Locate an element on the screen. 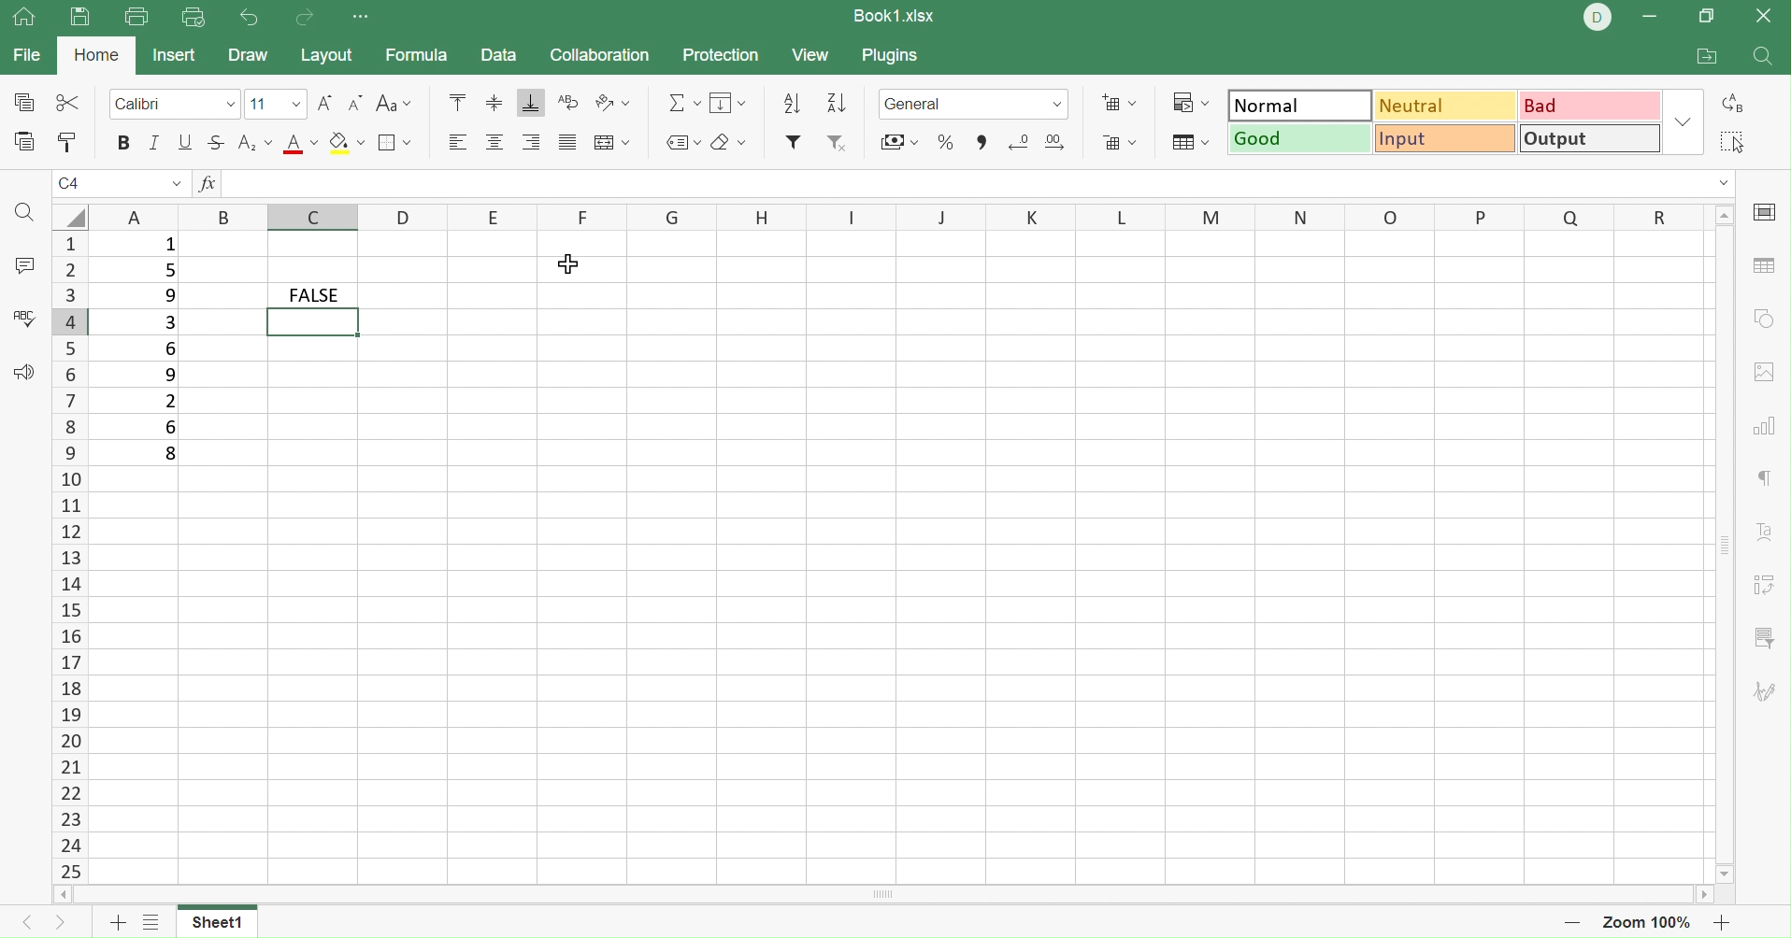 Image resolution: width=1791 pixels, height=938 pixels. Cursor is located at coordinates (572, 262).